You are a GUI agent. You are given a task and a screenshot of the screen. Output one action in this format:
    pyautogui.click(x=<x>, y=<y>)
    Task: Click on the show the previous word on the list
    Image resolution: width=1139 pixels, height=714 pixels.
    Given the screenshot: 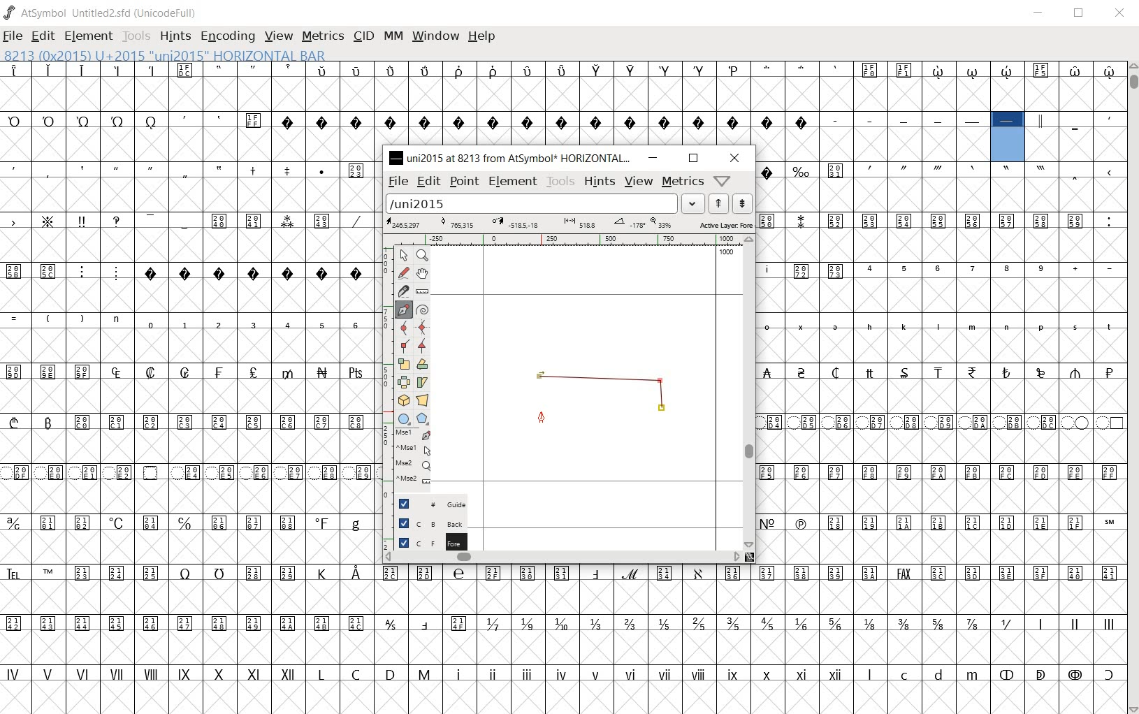 What is the action you would take?
    pyautogui.click(x=742, y=203)
    